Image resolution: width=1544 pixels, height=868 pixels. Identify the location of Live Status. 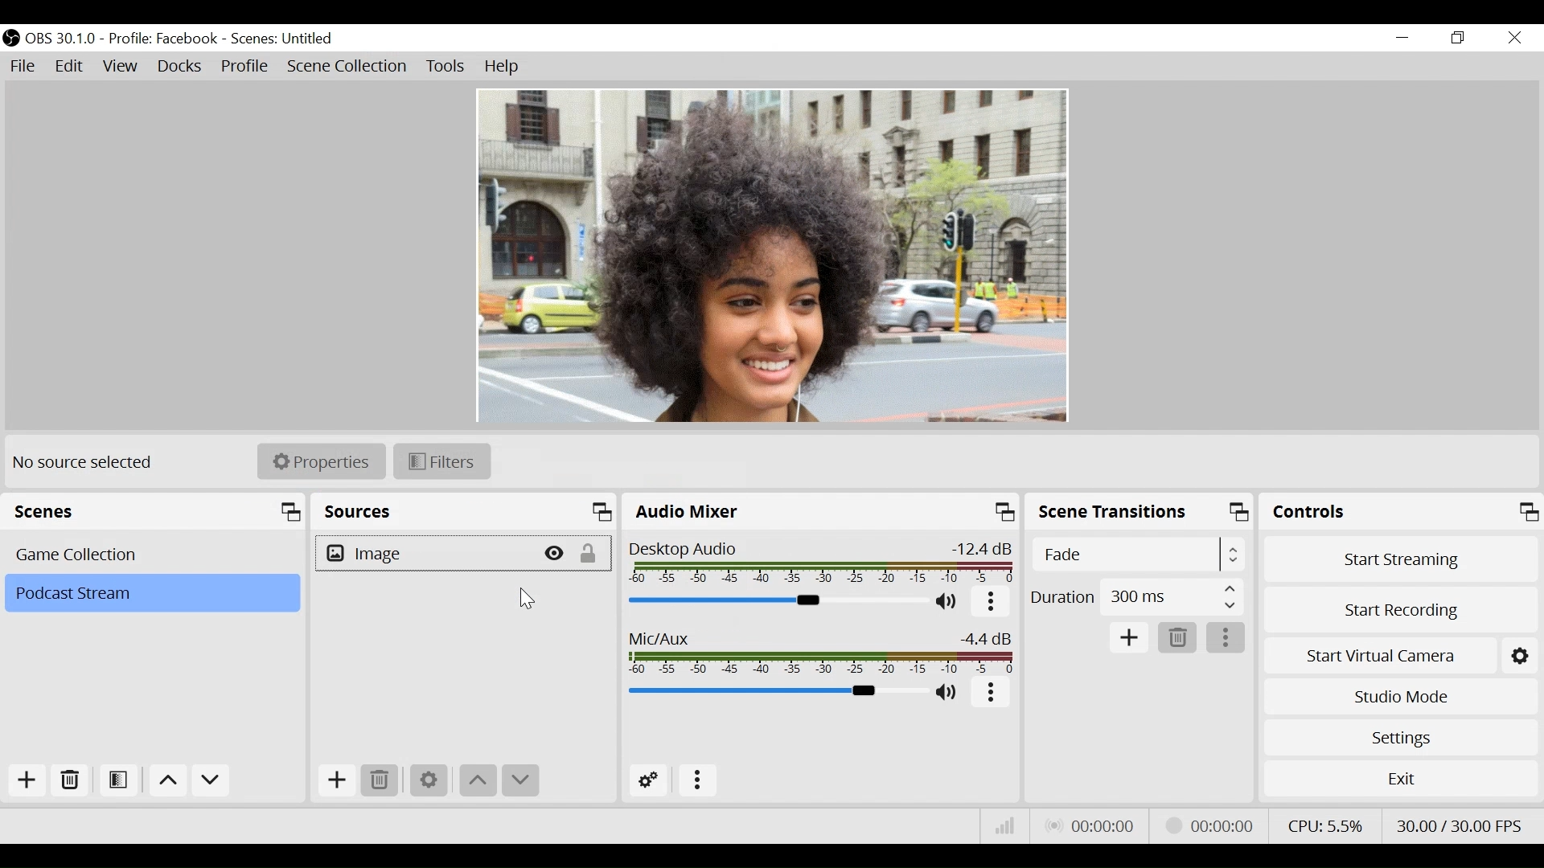
(1094, 828).